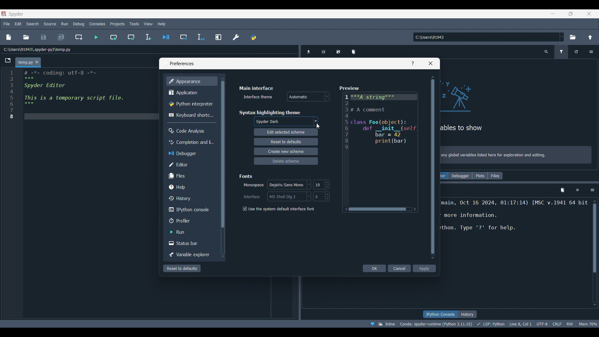 The height and width of the screenshot is (337, 599). What do you see at coordinates (190, 176) in the screenshot?
I see `Files` at bounding box center [190, 176].